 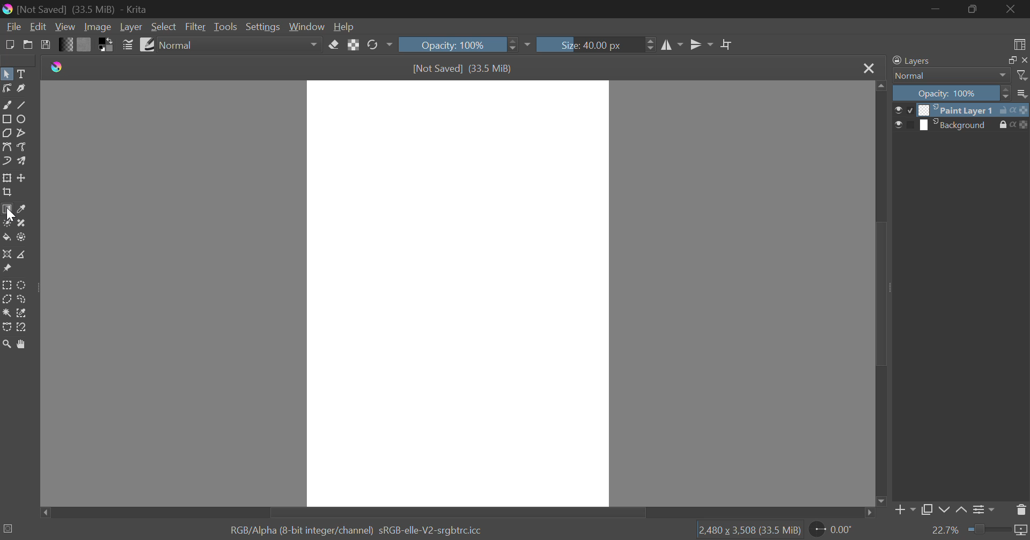 I want to click on Magnetic Selection, so click(x=21, y=327).